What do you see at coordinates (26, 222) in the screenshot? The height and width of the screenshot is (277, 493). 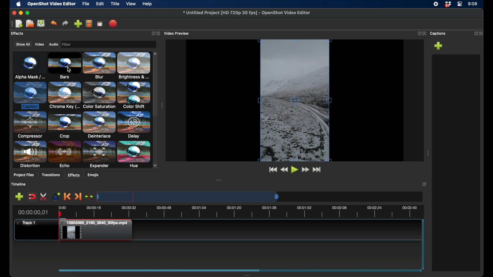 I see `track 1` at bounding box center [26, 222].